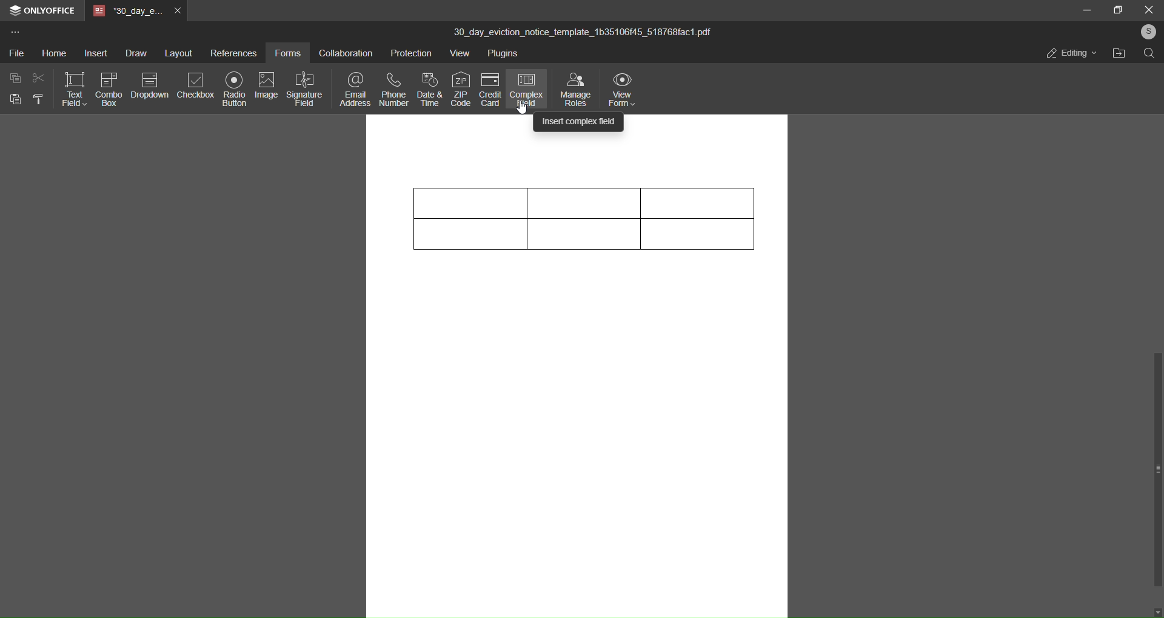  What do you see at coordinates (525, 89) in the screenshot?
I see `complex field` at bounding box center [525, 89].